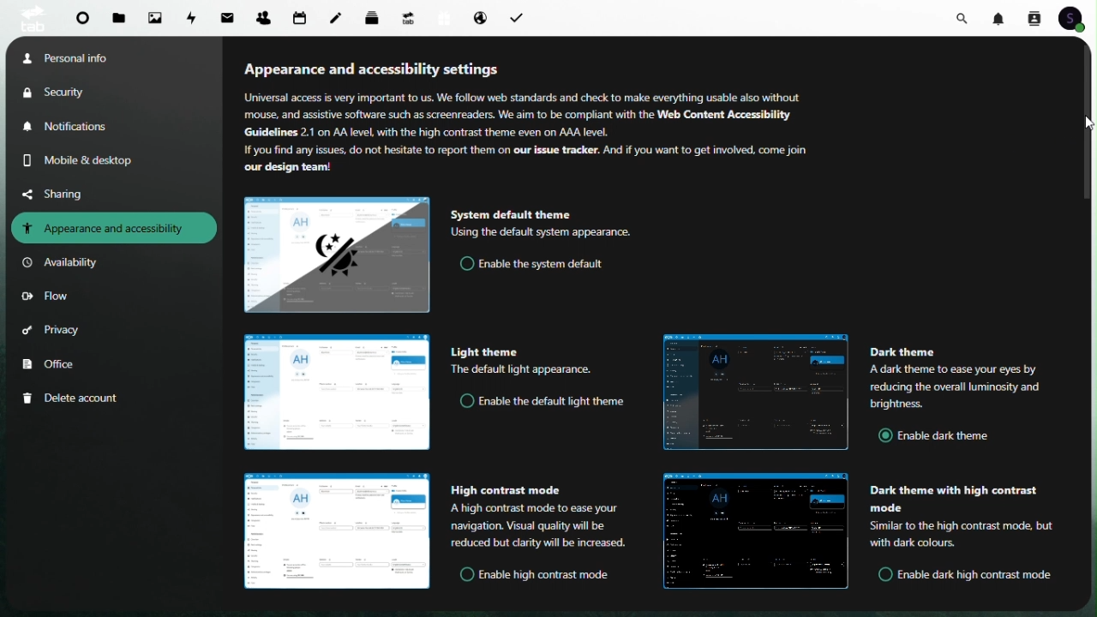  What do you see at coordinates (231, 15) in the screenshot?
I see `mail` at bounding box center [231, 15].